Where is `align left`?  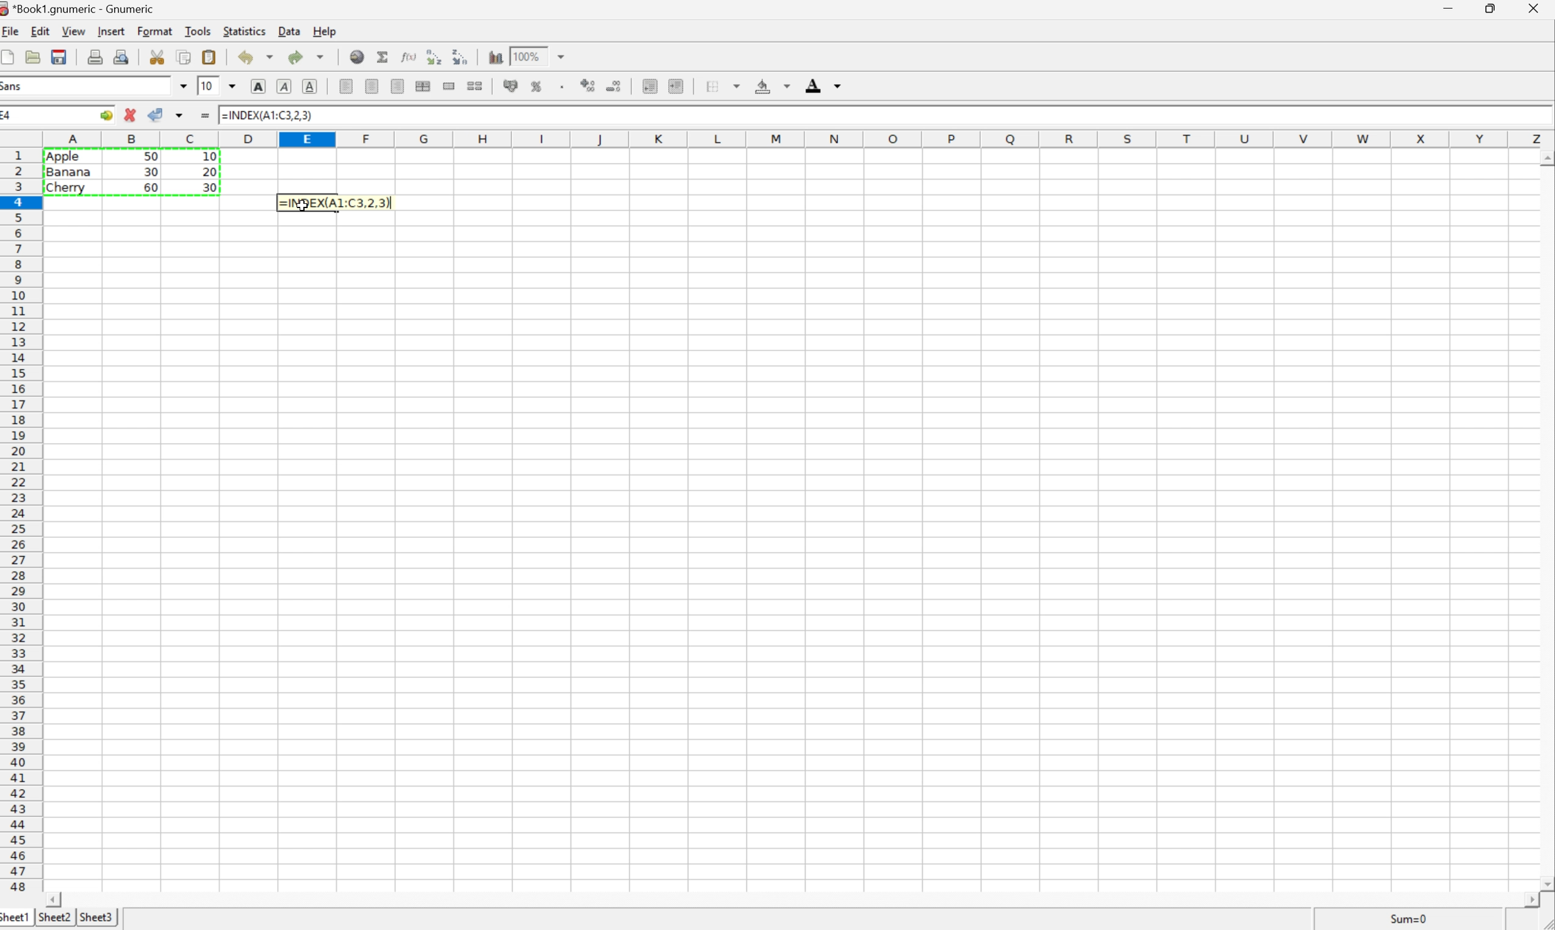
align left is located at coordinates (343, 86).